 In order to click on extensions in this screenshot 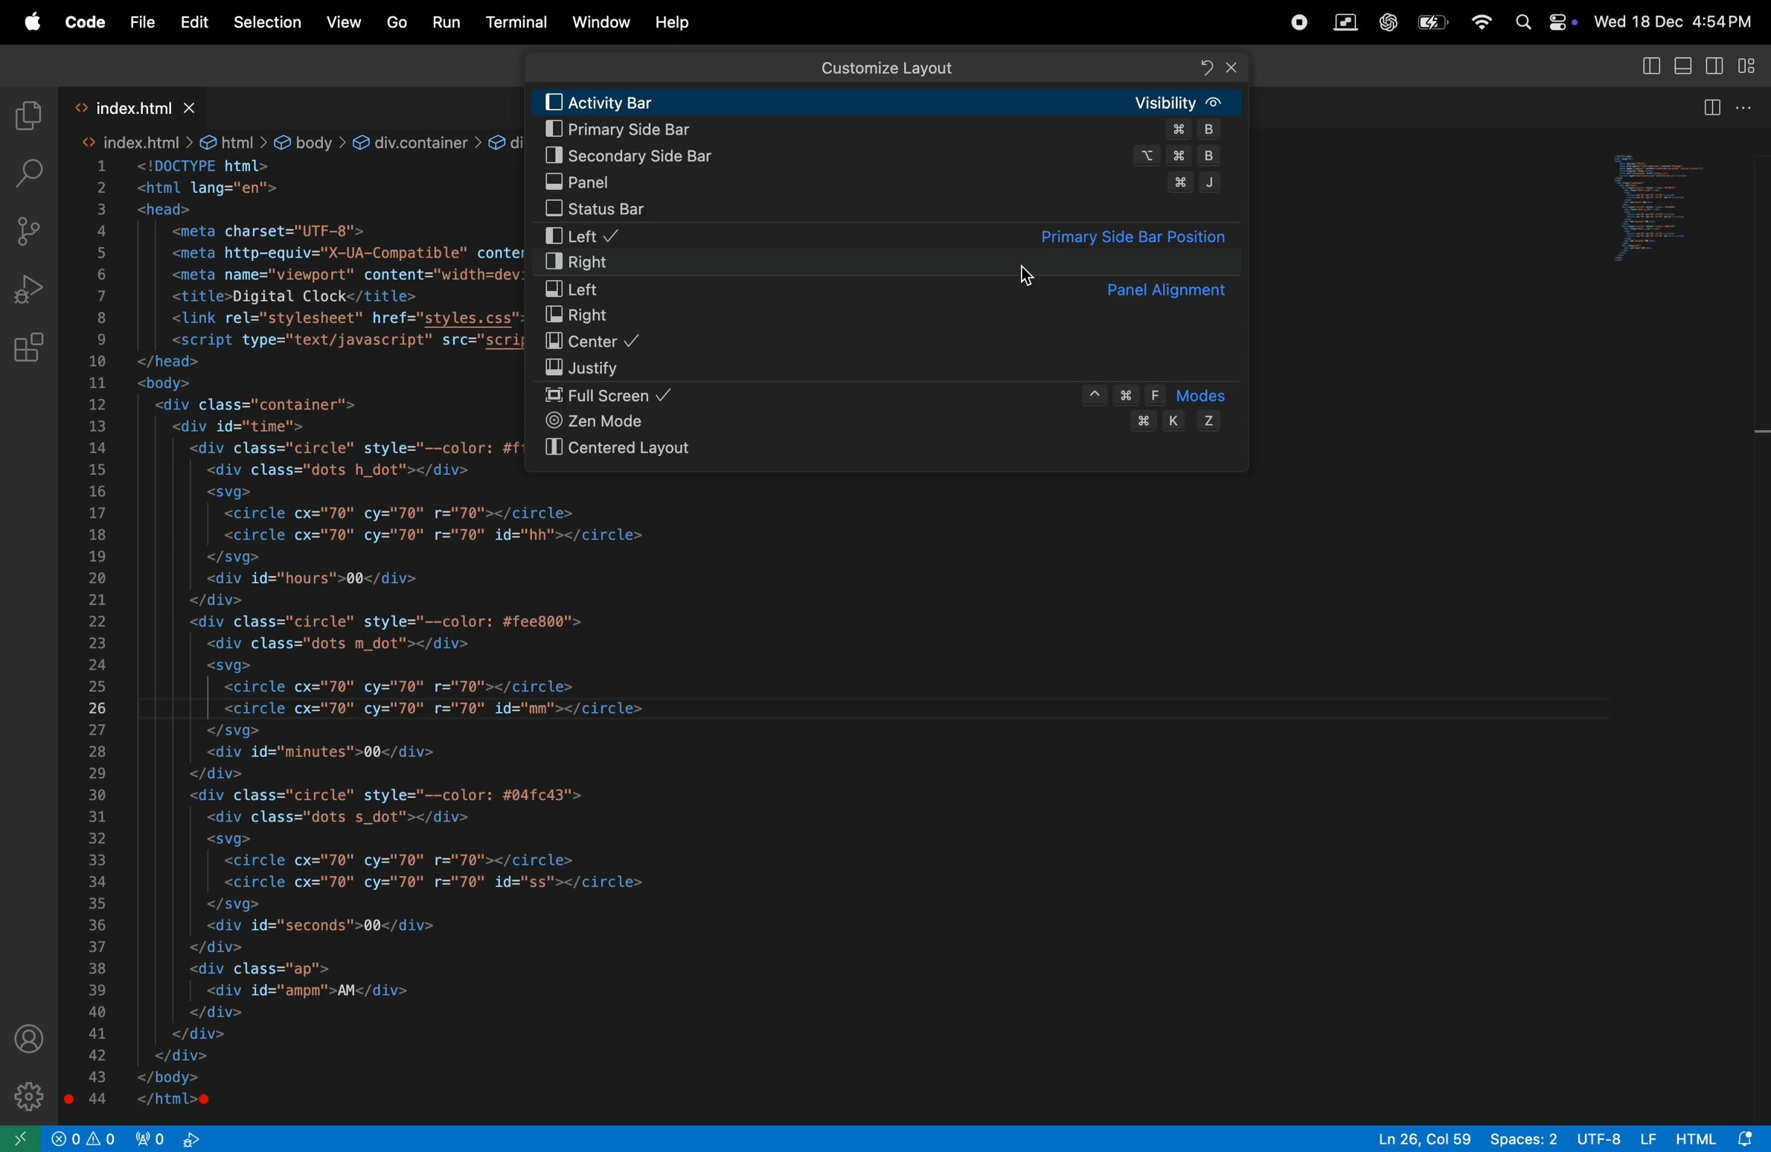, I will do `click(31, 351)`.